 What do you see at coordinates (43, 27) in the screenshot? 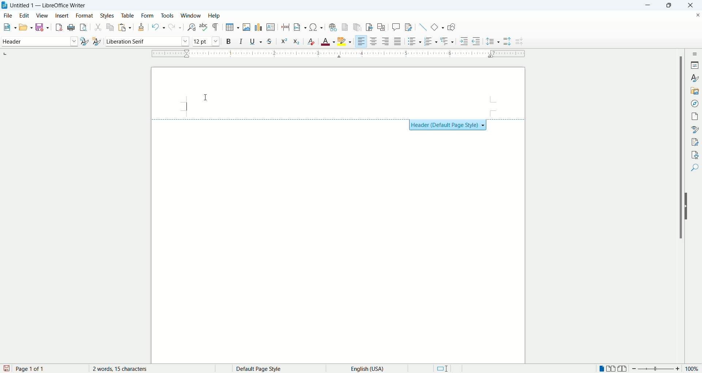
I see `save` at bounding box center [43, 27].